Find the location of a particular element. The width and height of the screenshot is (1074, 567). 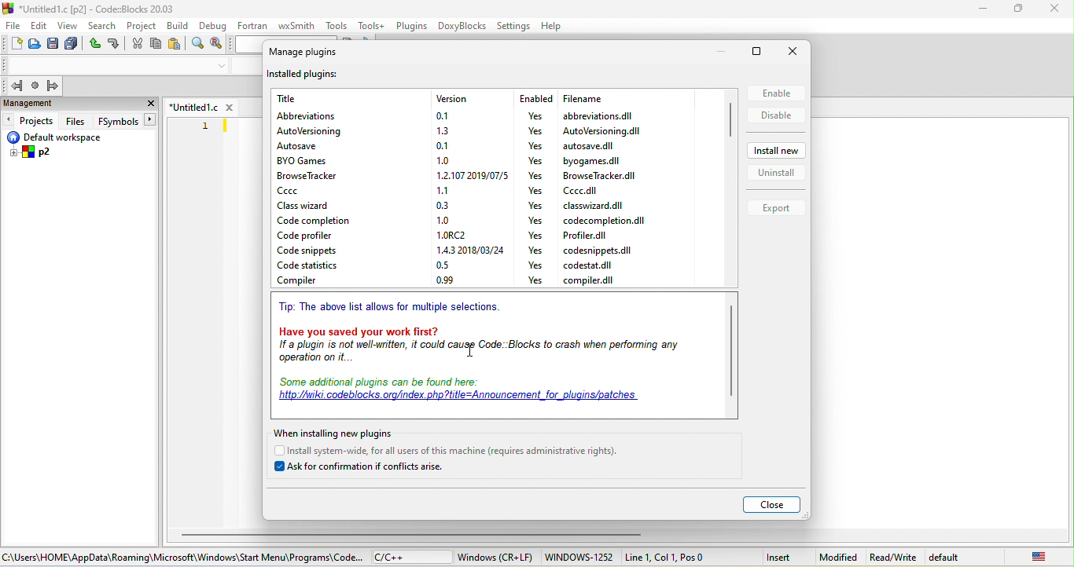

ccc is located at coordinates (312, 191).